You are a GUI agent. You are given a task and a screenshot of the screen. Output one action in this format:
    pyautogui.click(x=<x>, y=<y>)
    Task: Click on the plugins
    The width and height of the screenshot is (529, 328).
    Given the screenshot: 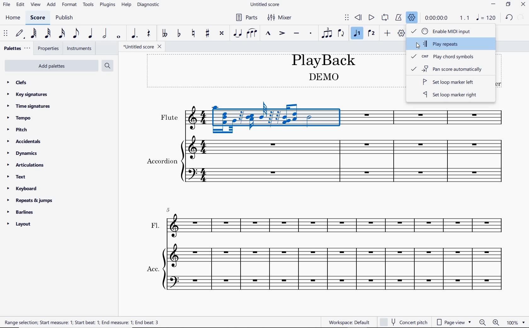 What is the action you would take?
    pyautogui.click(x=107, y=5)
    